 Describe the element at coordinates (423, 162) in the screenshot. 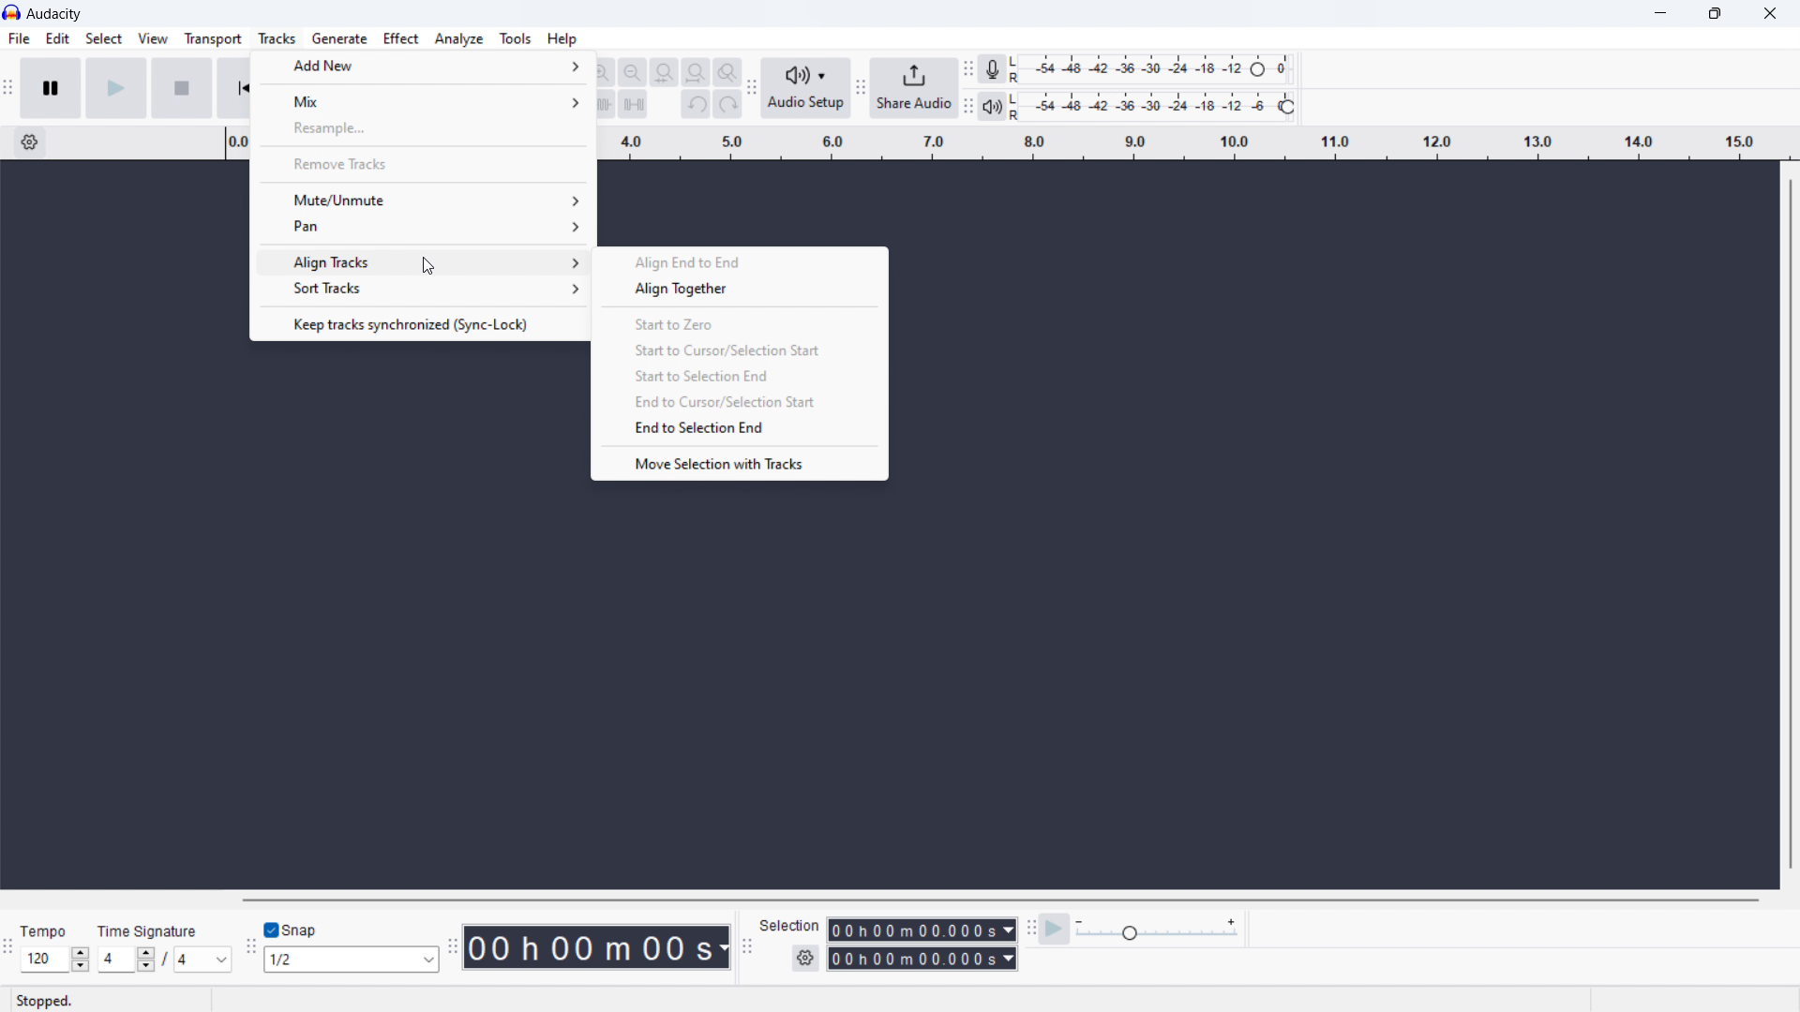

I see `remove tracks` at that location.